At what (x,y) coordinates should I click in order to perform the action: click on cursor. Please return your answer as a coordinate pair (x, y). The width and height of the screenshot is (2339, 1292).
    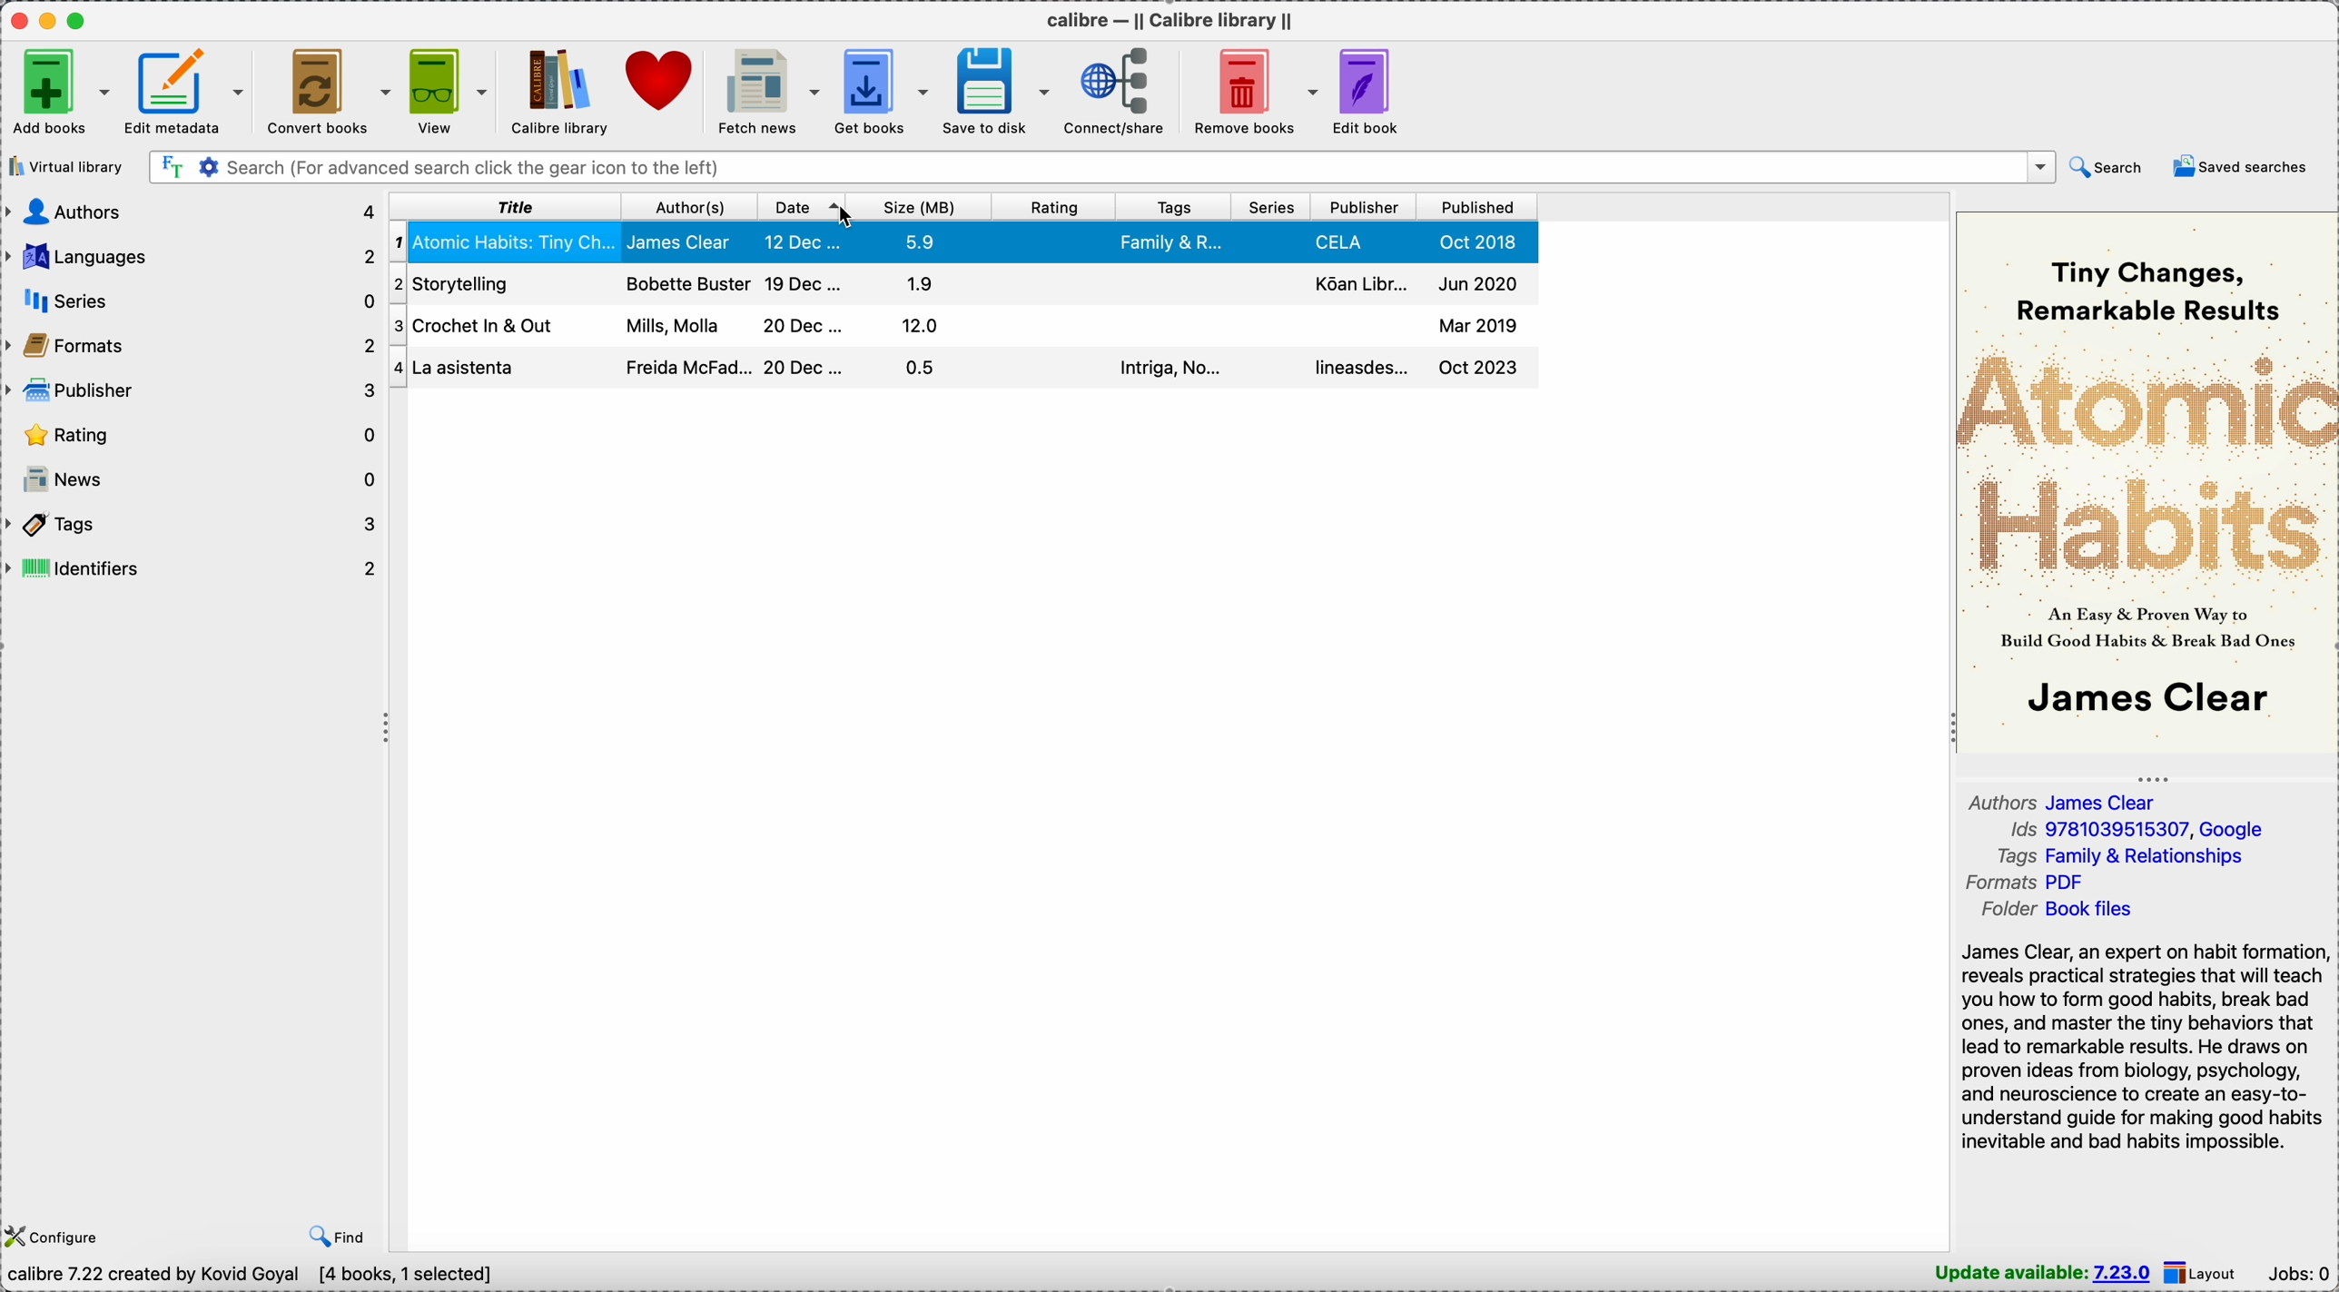
    Looking at the image, I should click on (842, 216).